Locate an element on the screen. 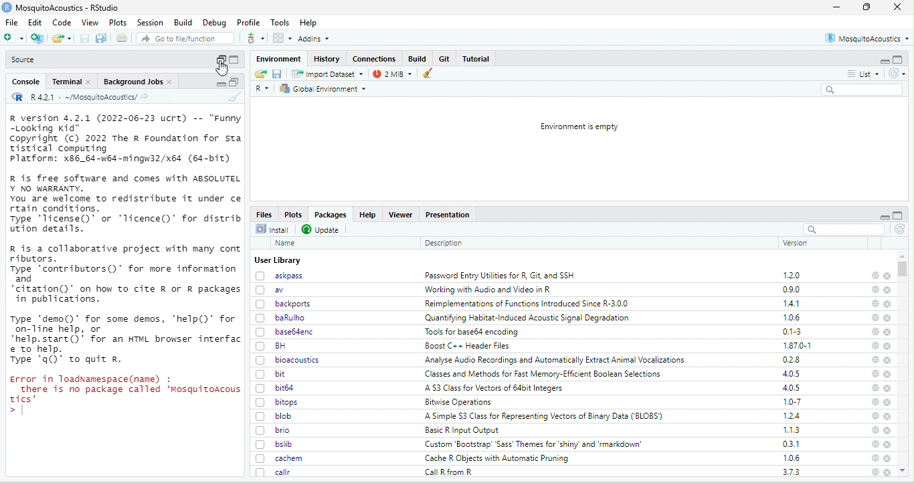 This screenshot has height=483, width=914. Help is located at coordinates (367, 215).